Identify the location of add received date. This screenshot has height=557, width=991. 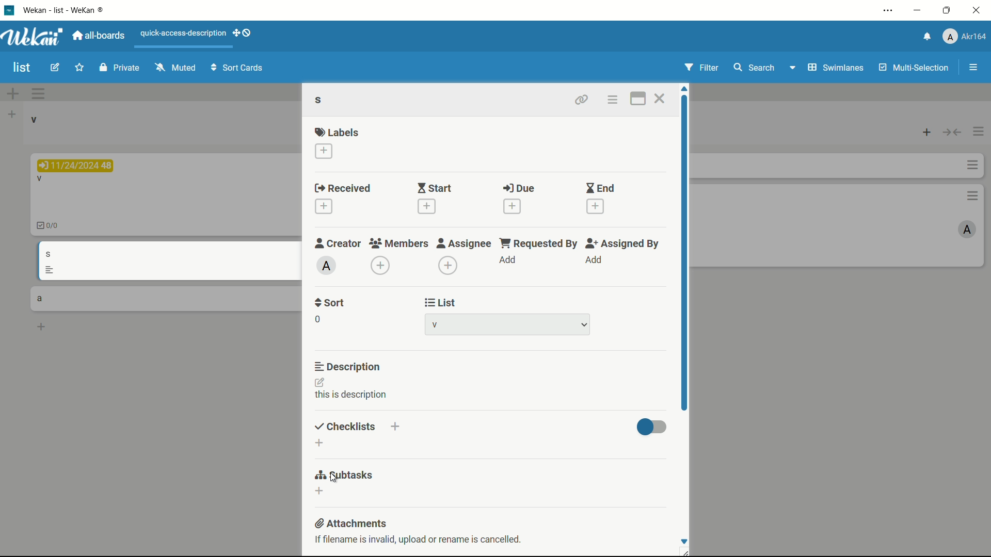
(324, 206).